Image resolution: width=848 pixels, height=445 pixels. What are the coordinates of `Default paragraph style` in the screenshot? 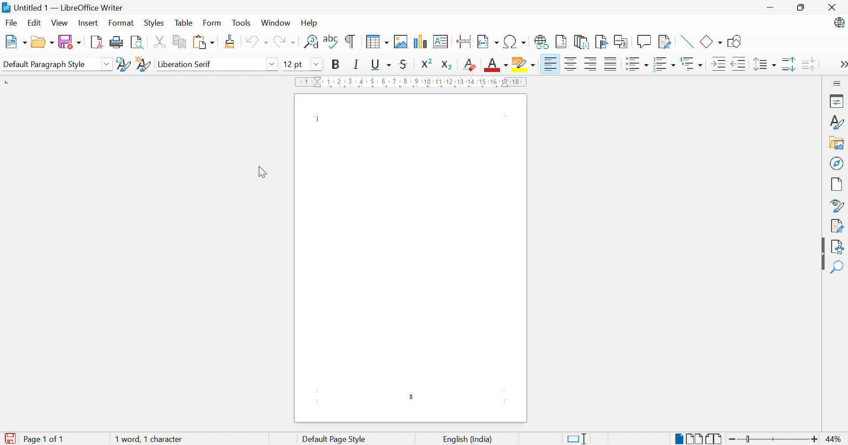 It's located at (45, 65).